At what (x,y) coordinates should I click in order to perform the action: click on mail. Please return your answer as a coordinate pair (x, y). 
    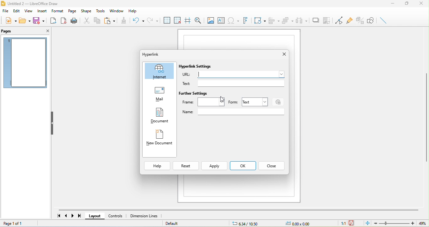
    Looking at the image, I should click on (159, 93).